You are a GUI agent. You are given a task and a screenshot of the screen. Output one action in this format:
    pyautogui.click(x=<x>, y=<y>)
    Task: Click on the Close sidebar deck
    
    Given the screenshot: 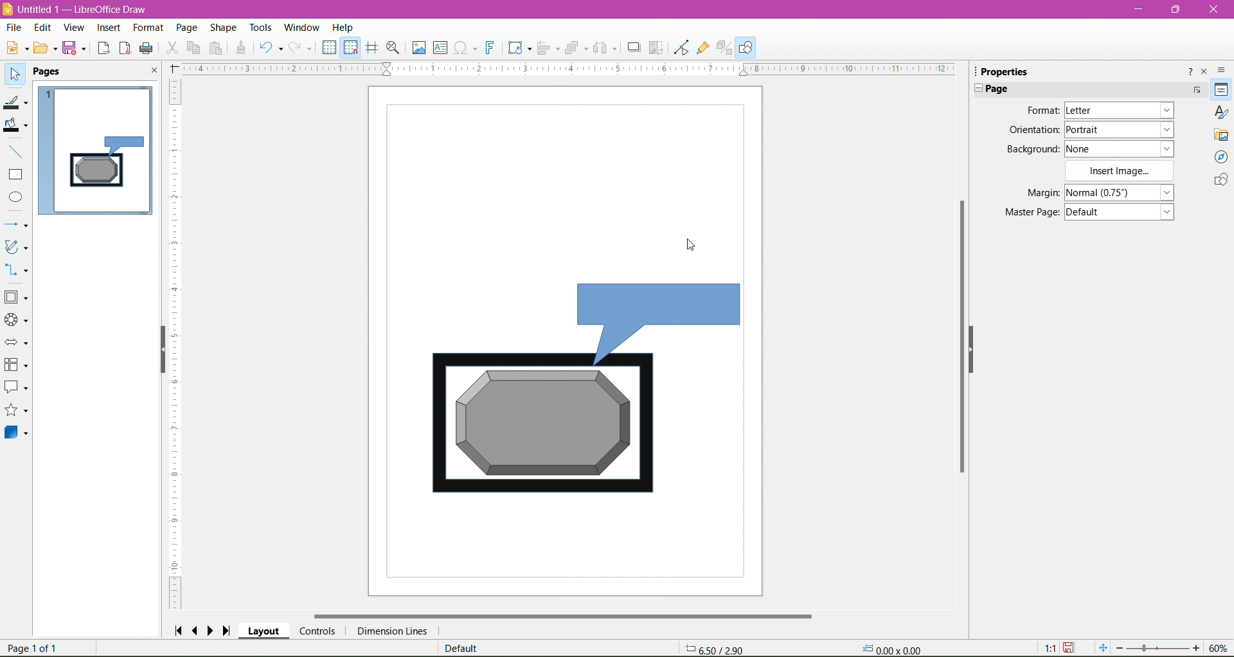 What is the action you would take?
    pyautogui.click(x=1205, y=72)
    